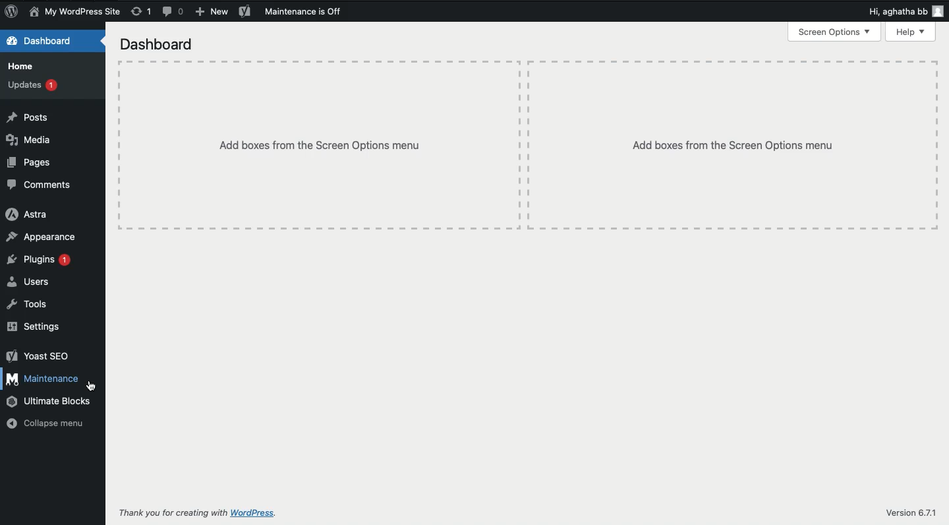 The height and width of the screenshot is (525, 949). I want to click on Updates, so click(32, 85).